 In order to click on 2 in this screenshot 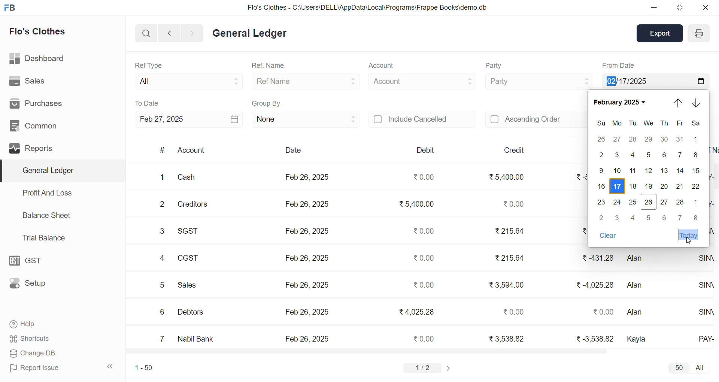, I will do `click(162, 204)`.